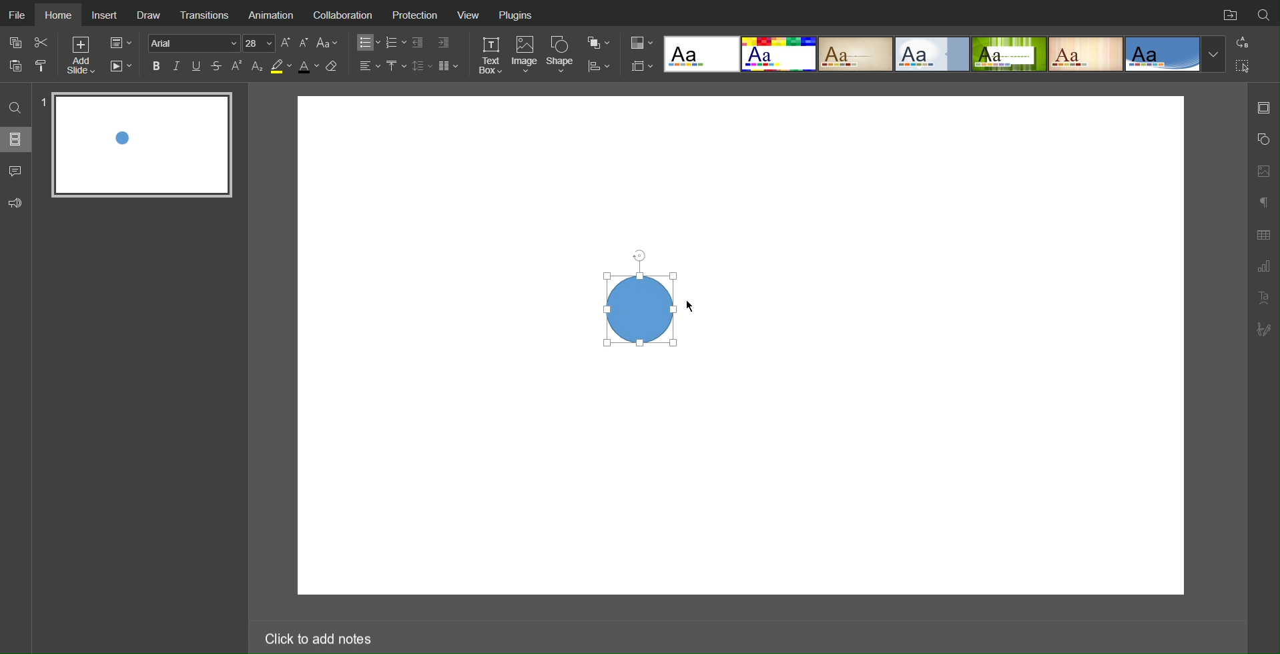 Image resolution: width=1280 pixels, height=654 pixels. Describe the element at coordinates (17, 171) in the screenshot. I see `Comments` at that location.